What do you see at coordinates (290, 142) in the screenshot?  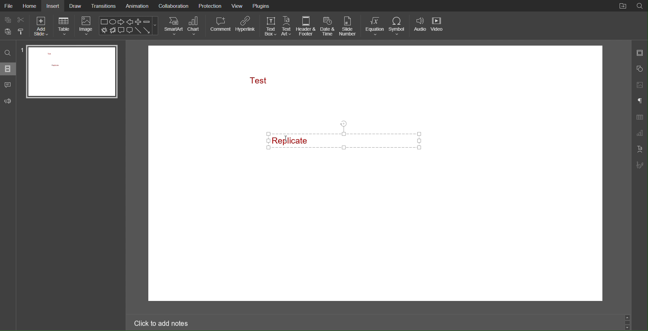 I see `Cursor` at bounding box center [290, 142].